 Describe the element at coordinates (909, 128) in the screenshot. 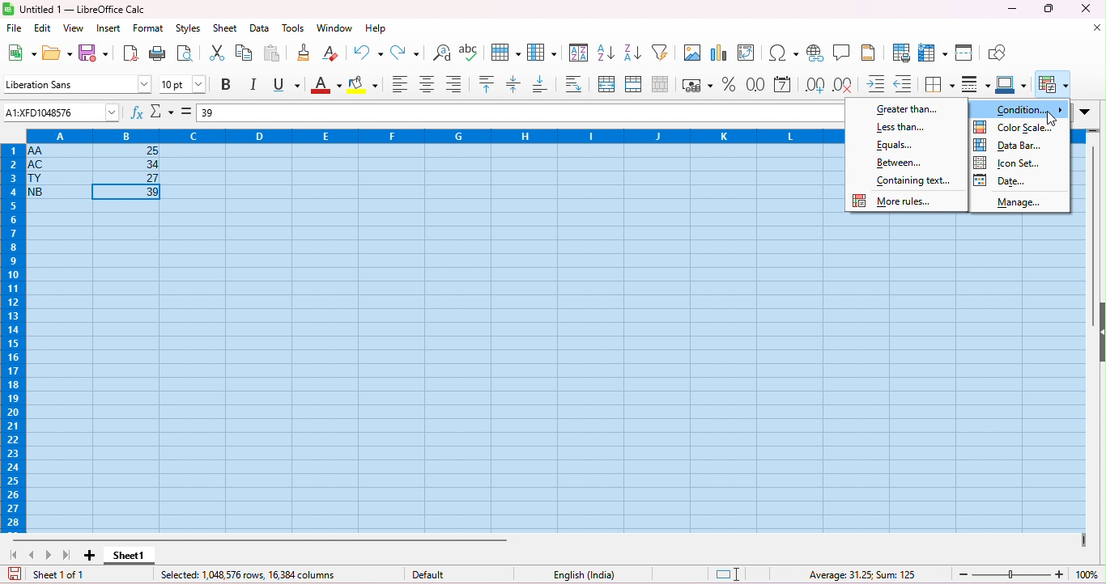

I see `less than` at that location.